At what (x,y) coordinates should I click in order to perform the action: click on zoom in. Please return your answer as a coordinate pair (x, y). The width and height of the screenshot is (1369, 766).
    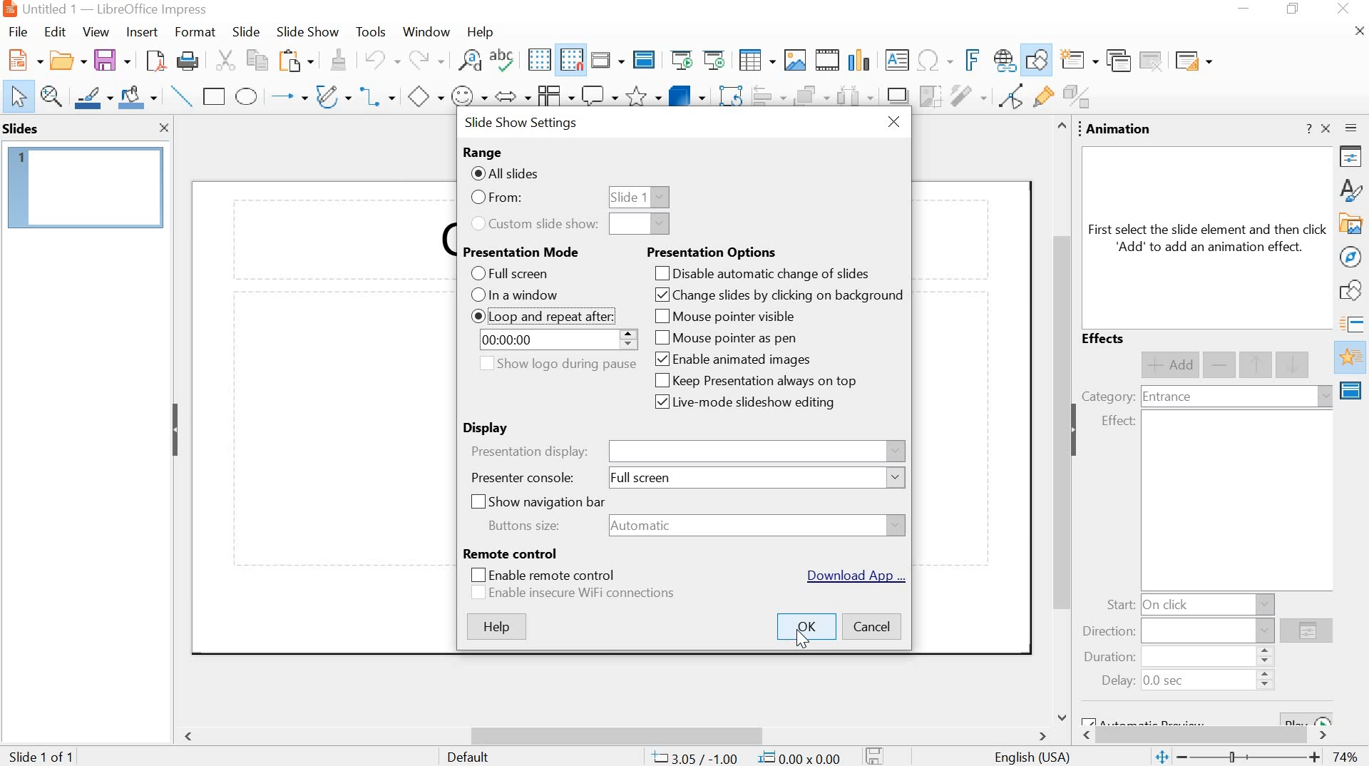
    Looking at the image, I should click on (1315, 759).